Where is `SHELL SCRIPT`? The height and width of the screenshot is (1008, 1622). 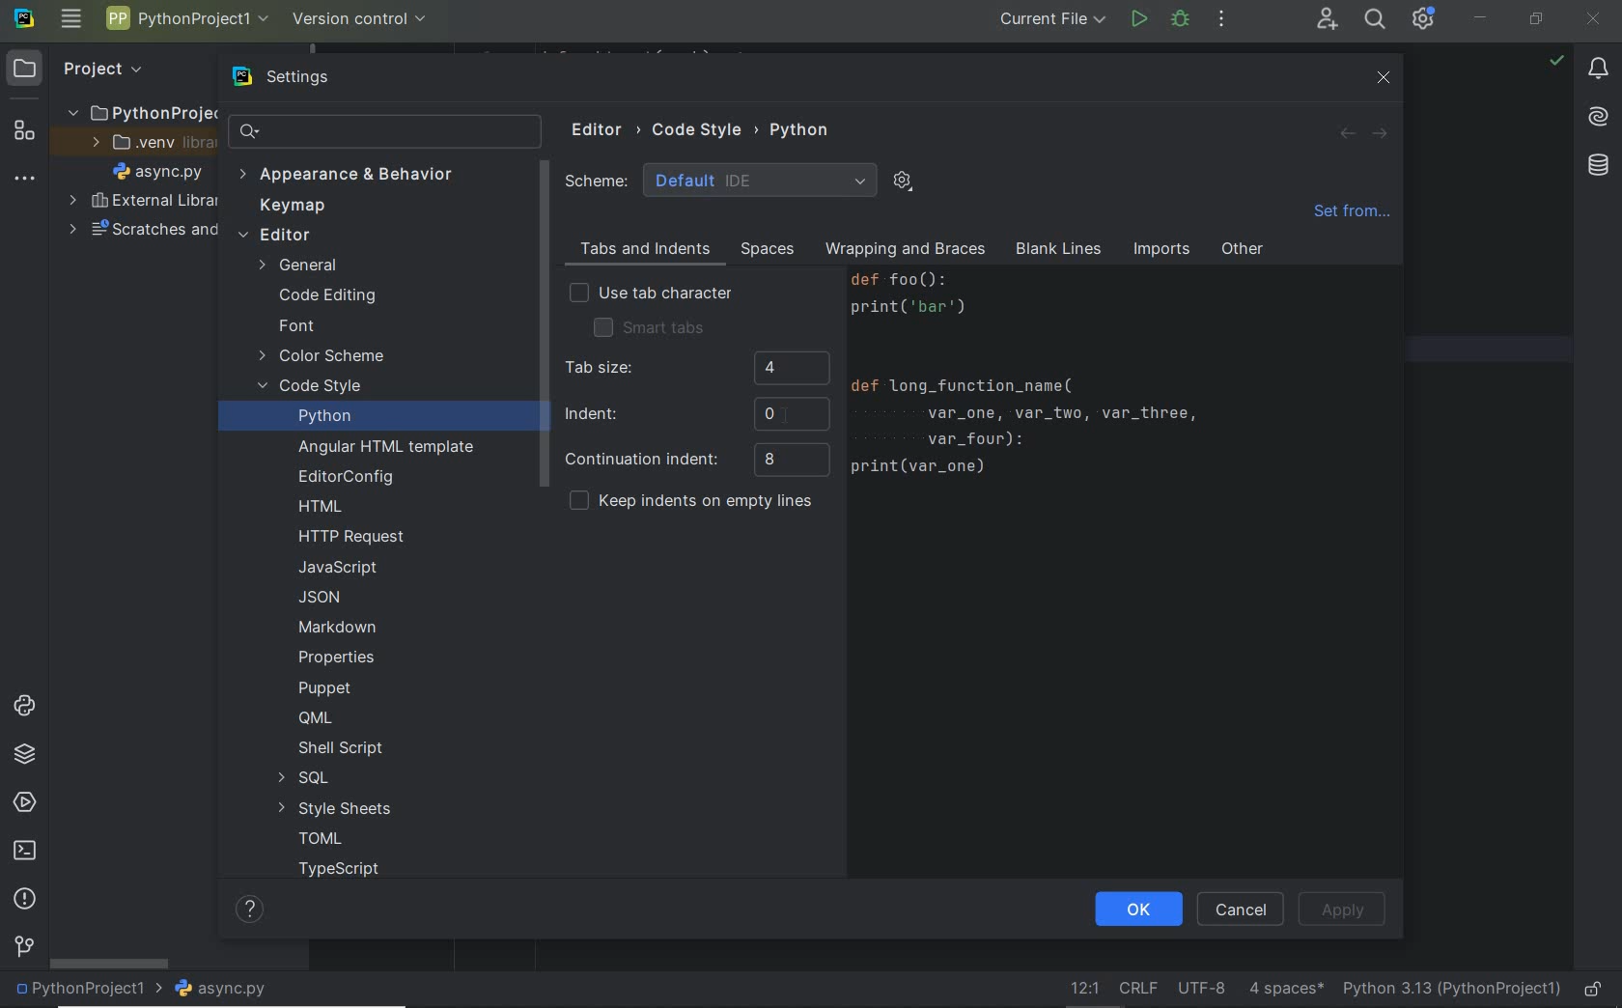 SHELL SCRIPT is located at coordinates (340, 749).